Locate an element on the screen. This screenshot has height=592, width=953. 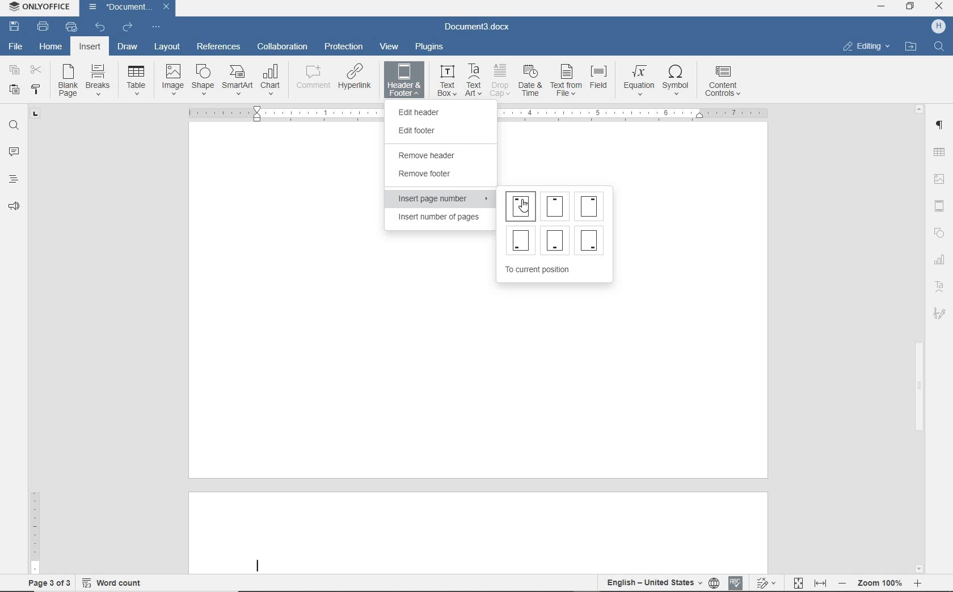
EDIT HEADER is located at coordinates (436, 112).